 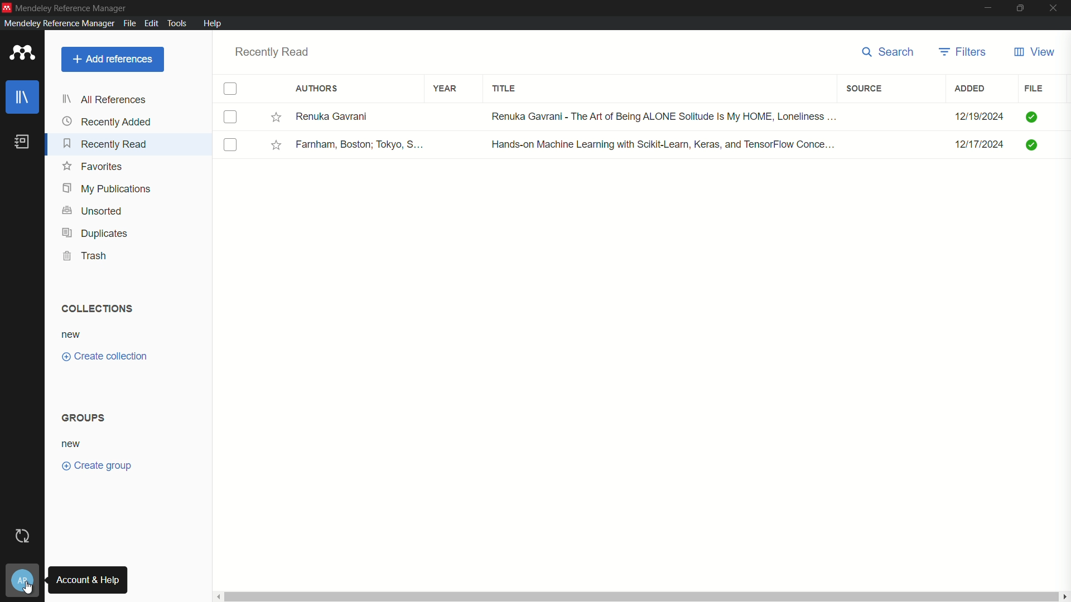 What do you see at coordinates (104, 143) in the screenshot?
I see `recently read` at bounding box center [104, 143].